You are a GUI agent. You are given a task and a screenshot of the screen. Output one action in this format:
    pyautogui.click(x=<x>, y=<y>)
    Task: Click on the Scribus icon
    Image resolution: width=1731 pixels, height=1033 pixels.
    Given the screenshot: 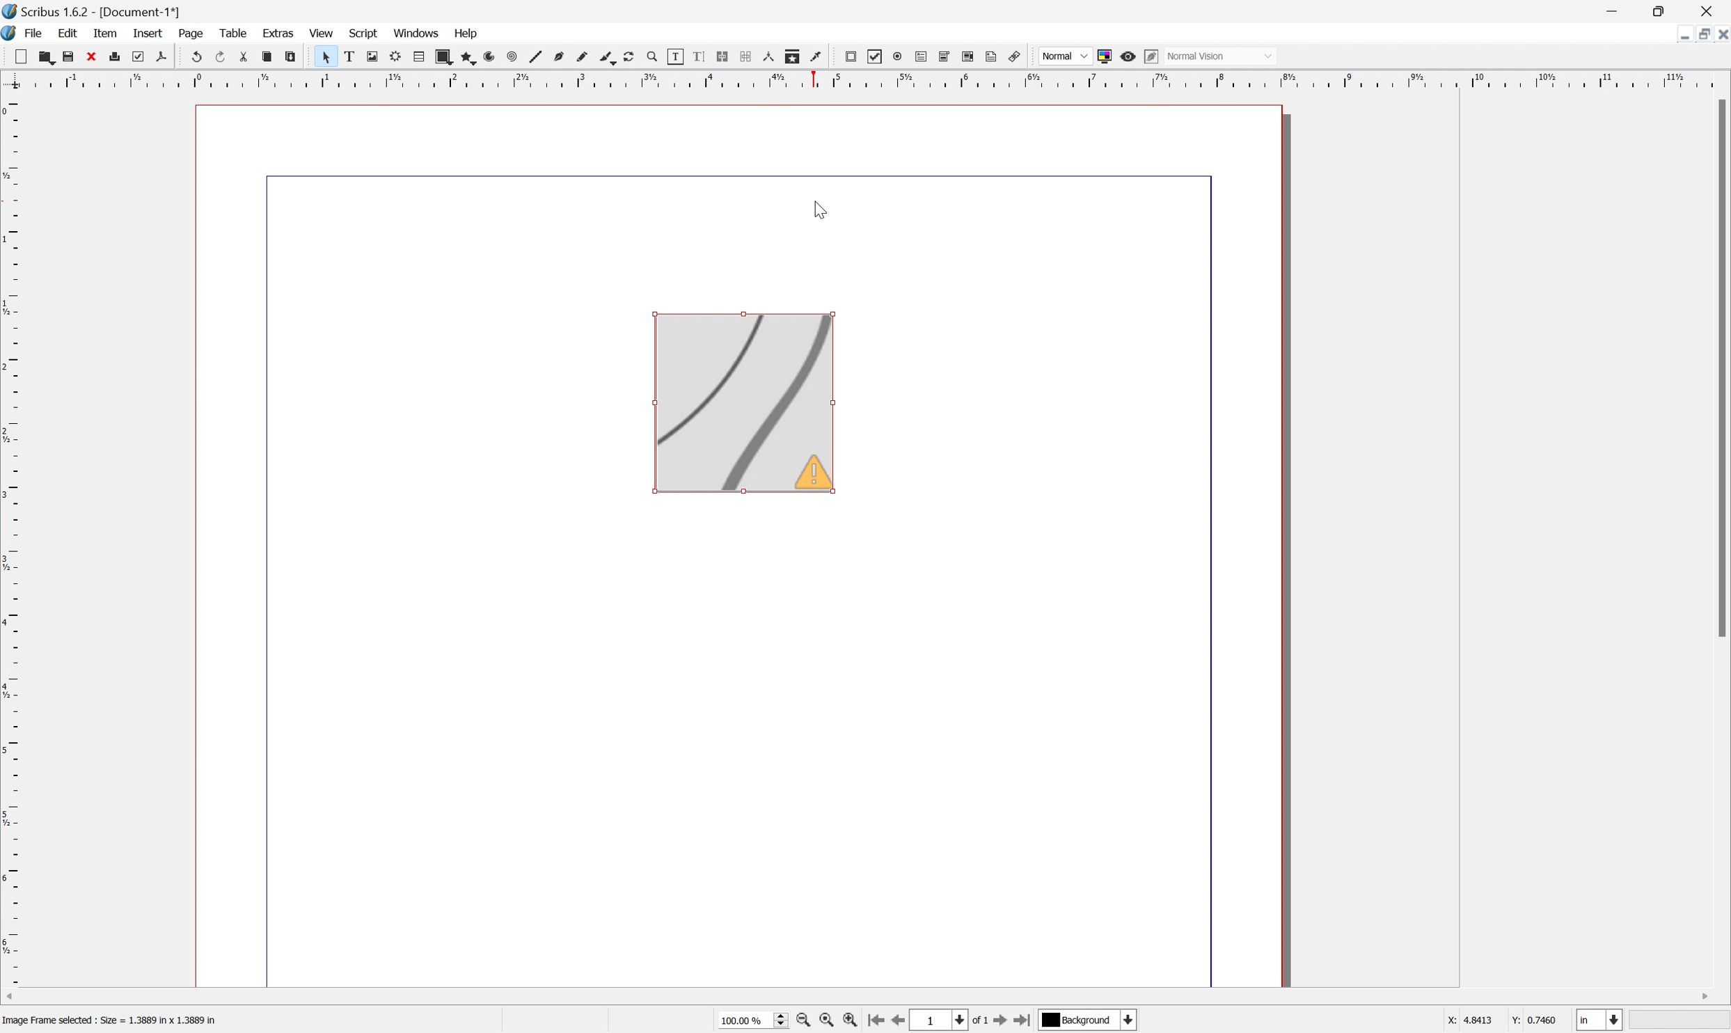 What is the action you would take?
    pyautogui.click(x=11, y=33)
    